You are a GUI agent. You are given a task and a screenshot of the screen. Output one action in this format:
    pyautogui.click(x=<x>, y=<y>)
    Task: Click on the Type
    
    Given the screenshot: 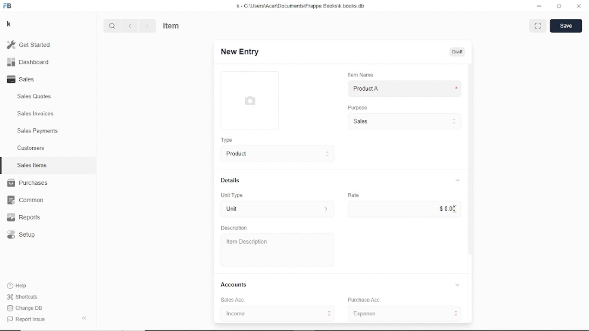 What is the action you would take?
    pyautogui.click(x=226, y=140)
    